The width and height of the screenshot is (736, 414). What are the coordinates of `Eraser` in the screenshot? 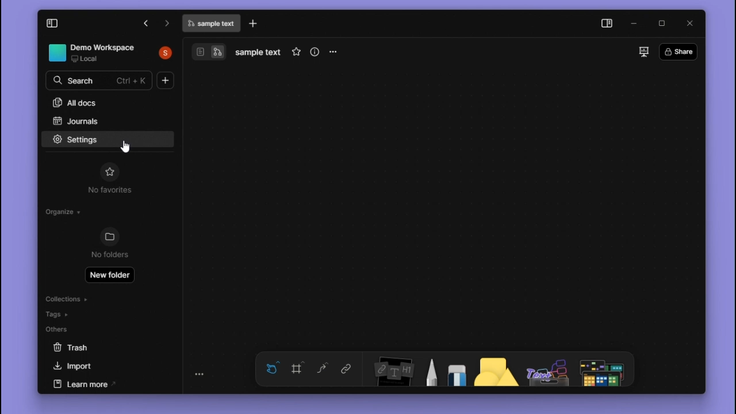 It's located at (455, 369).